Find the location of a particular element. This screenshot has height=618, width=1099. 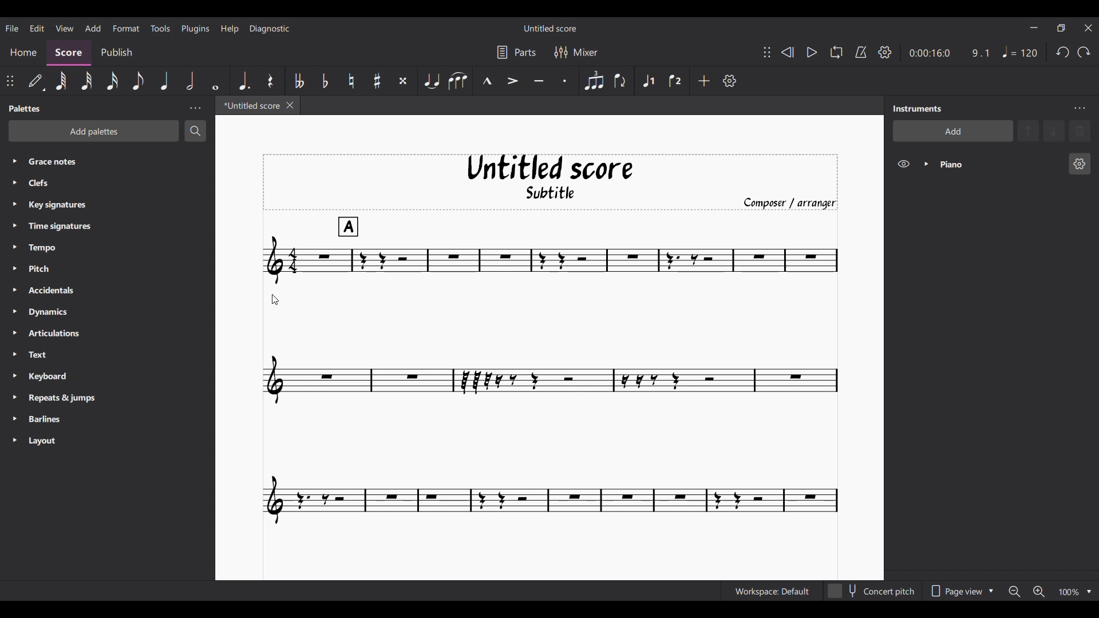

Augmentation dot is located at coordinates (244, 80).